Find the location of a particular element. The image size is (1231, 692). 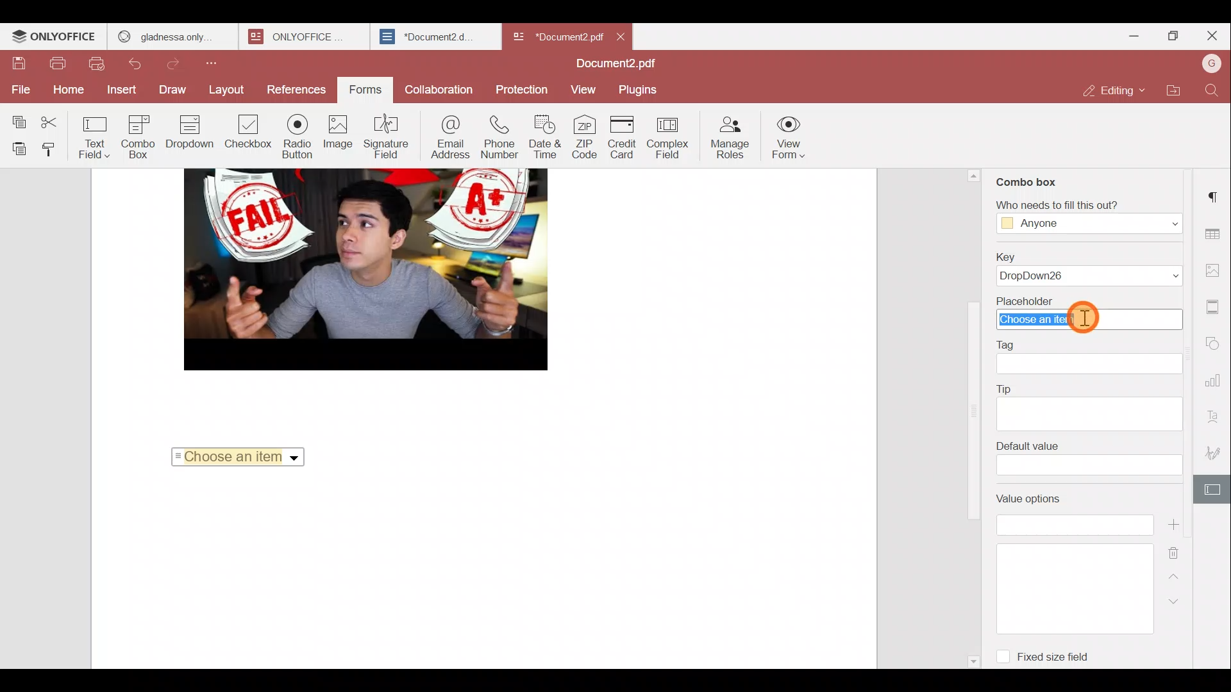

Plugins is located at coordinates (640, 90).